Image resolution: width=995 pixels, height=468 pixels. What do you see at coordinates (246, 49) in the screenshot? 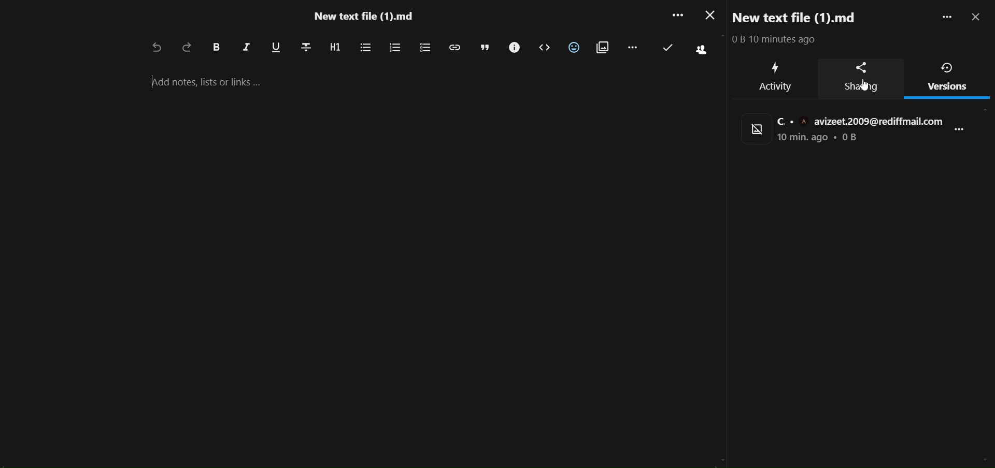
I see `italic` at bounding box center [246, 49].